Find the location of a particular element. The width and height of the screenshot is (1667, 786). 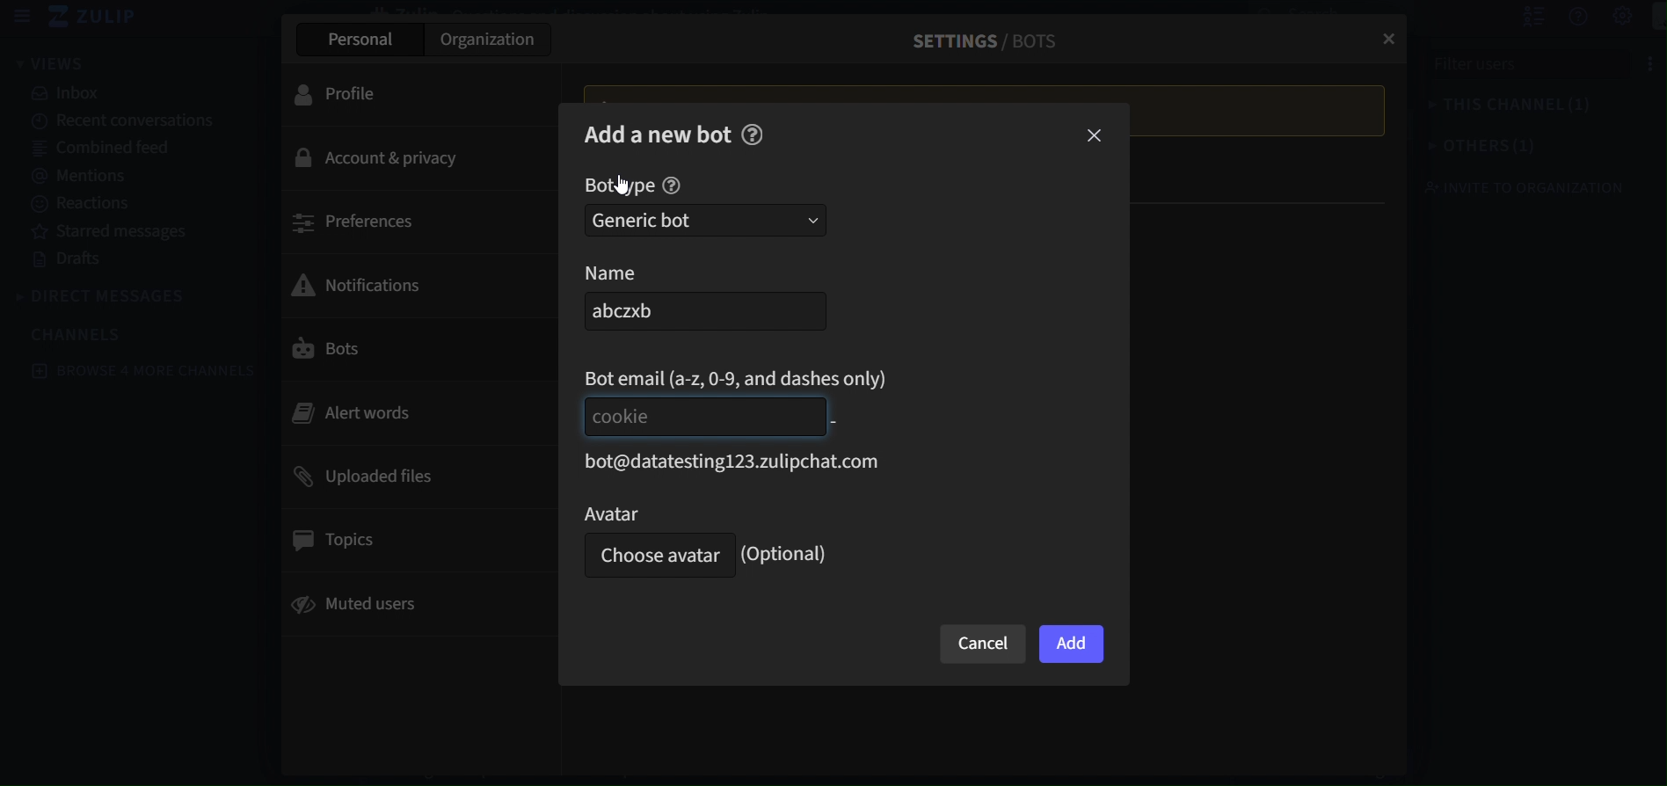

combined feed is located at coordinates (135, 149).